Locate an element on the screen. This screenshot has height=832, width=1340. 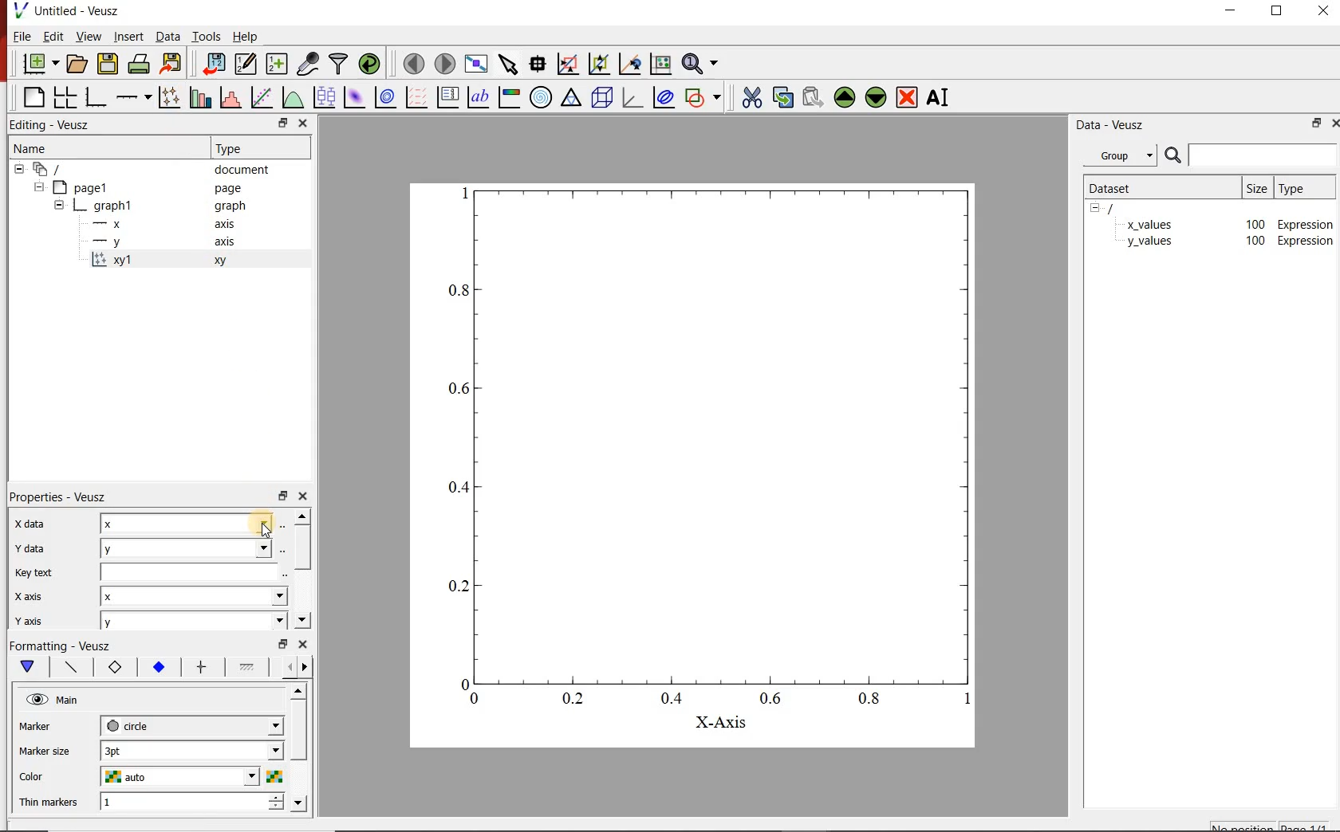
input search is located at coordinates (1262, 155).